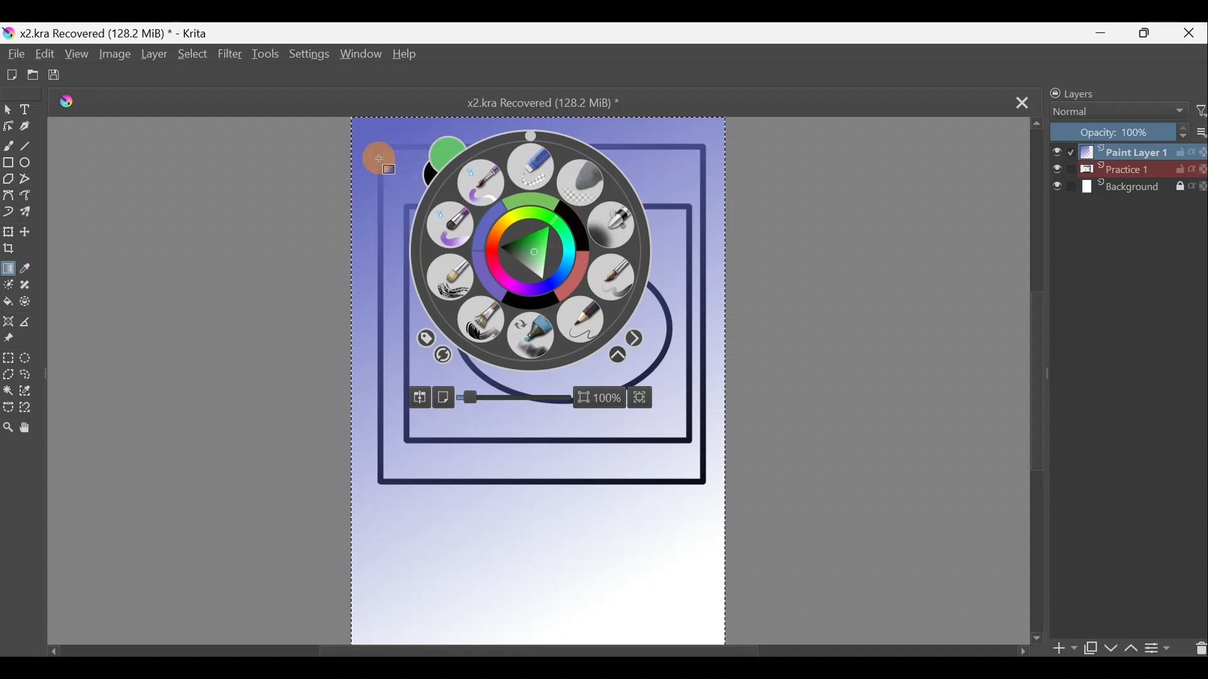 This screenshot has width=1208, height=679. Describe the element at coordinates (154, 57) in the screenshot. I see `Layer` at that location.